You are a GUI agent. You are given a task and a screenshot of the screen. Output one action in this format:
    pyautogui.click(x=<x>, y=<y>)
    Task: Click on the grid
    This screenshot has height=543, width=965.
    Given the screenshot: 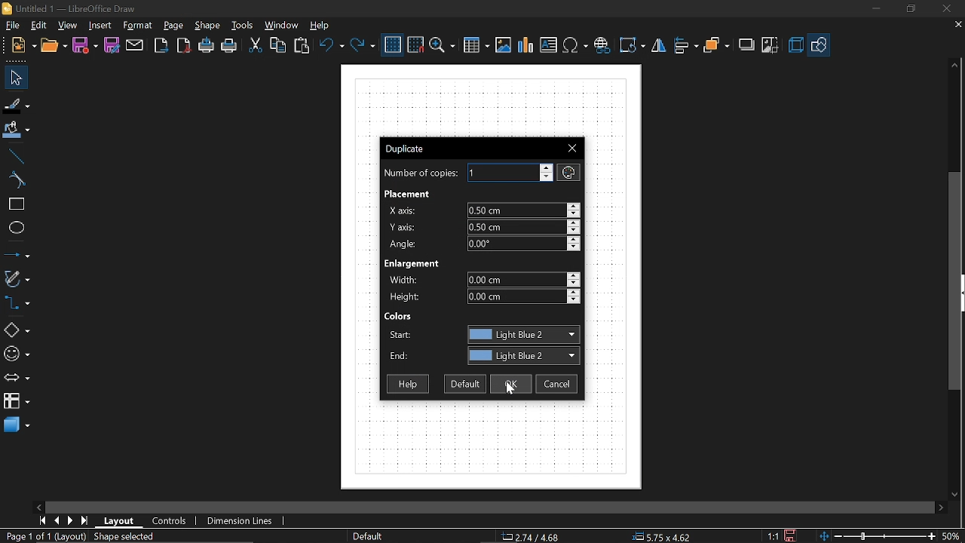 What is the action you would take?
    pyautogui.click(x=393, y=45)
    